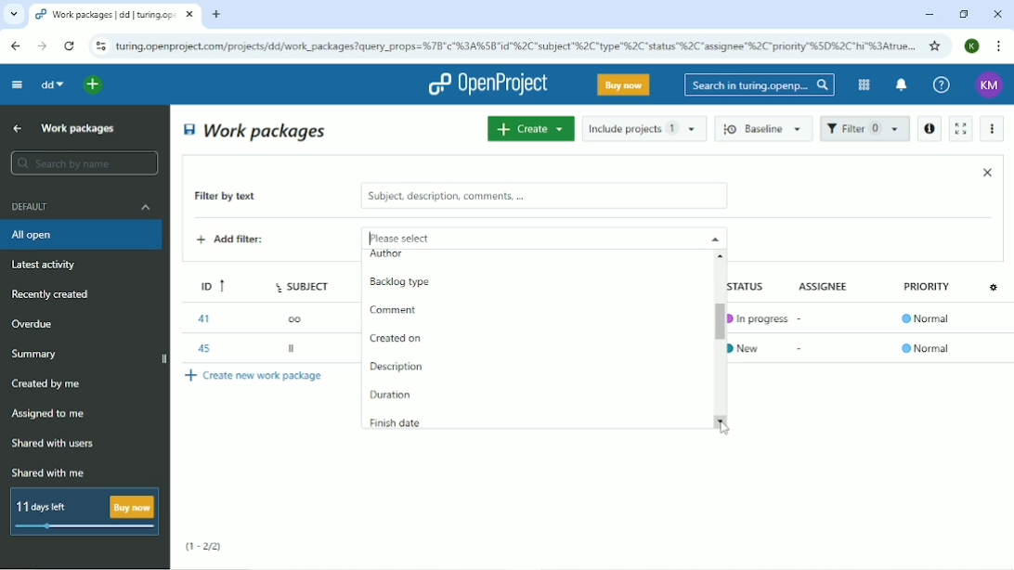 This screenshot has height=570, width=1014. I want to click on Up, so click(15, 129).